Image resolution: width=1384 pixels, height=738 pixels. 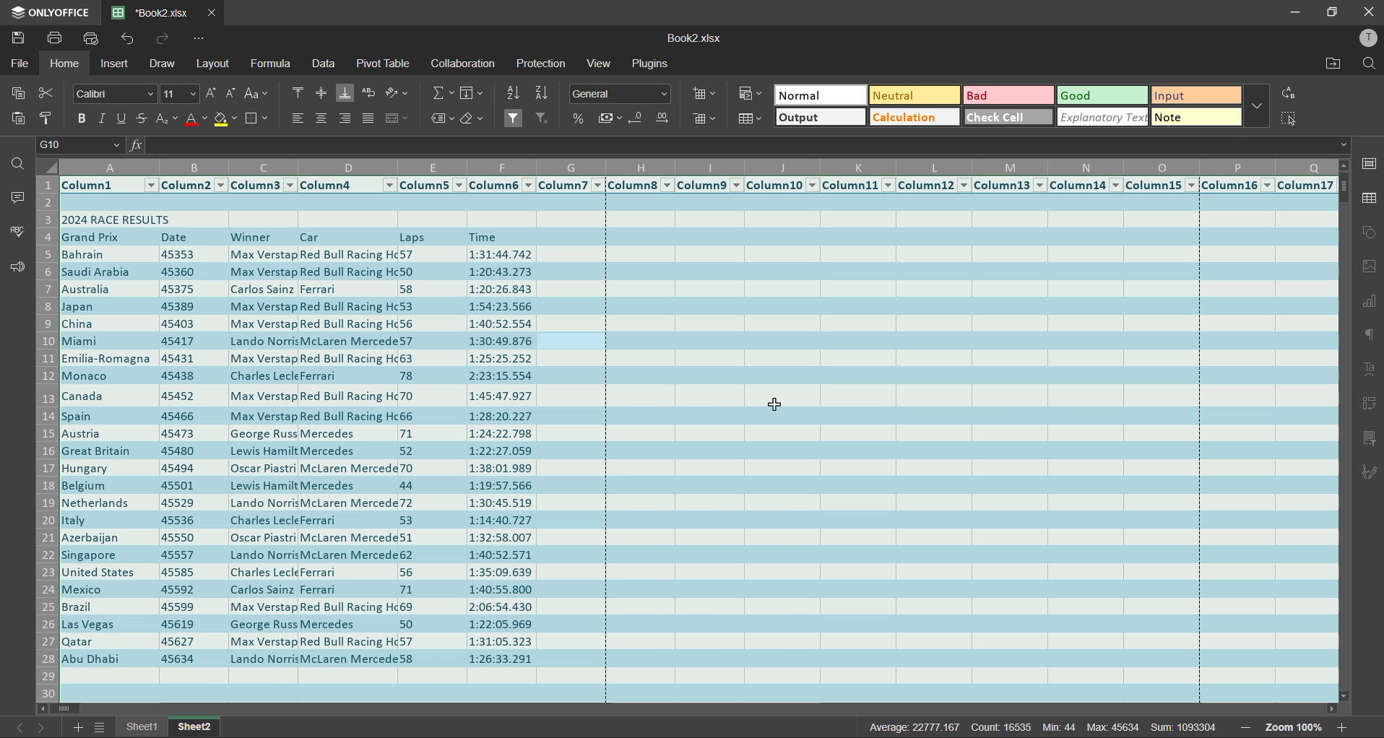 I want to click on pivot table, so click(x=1368, y=402).